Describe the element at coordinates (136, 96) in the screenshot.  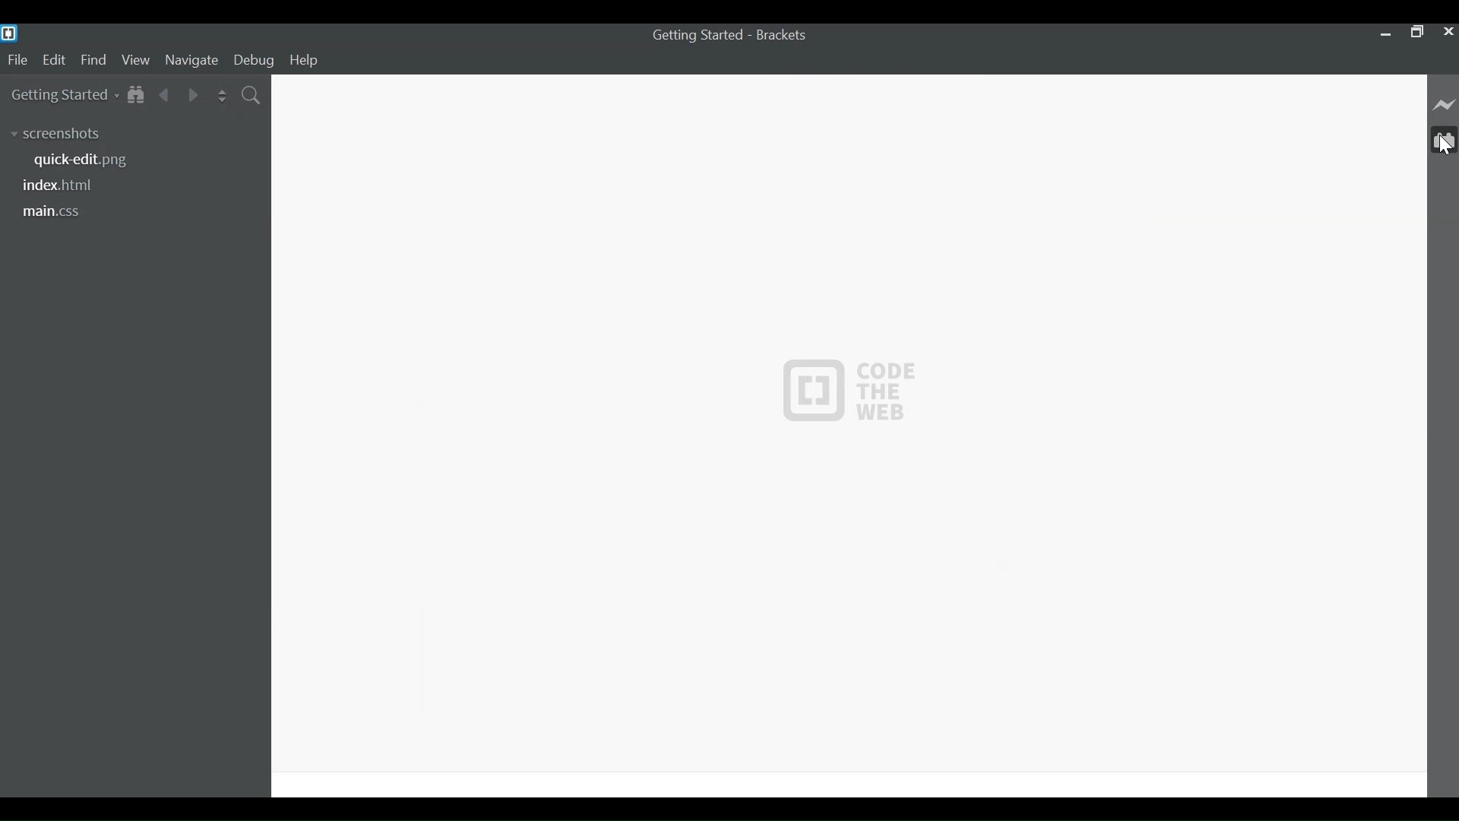
I see `Show in File tree` at that location.